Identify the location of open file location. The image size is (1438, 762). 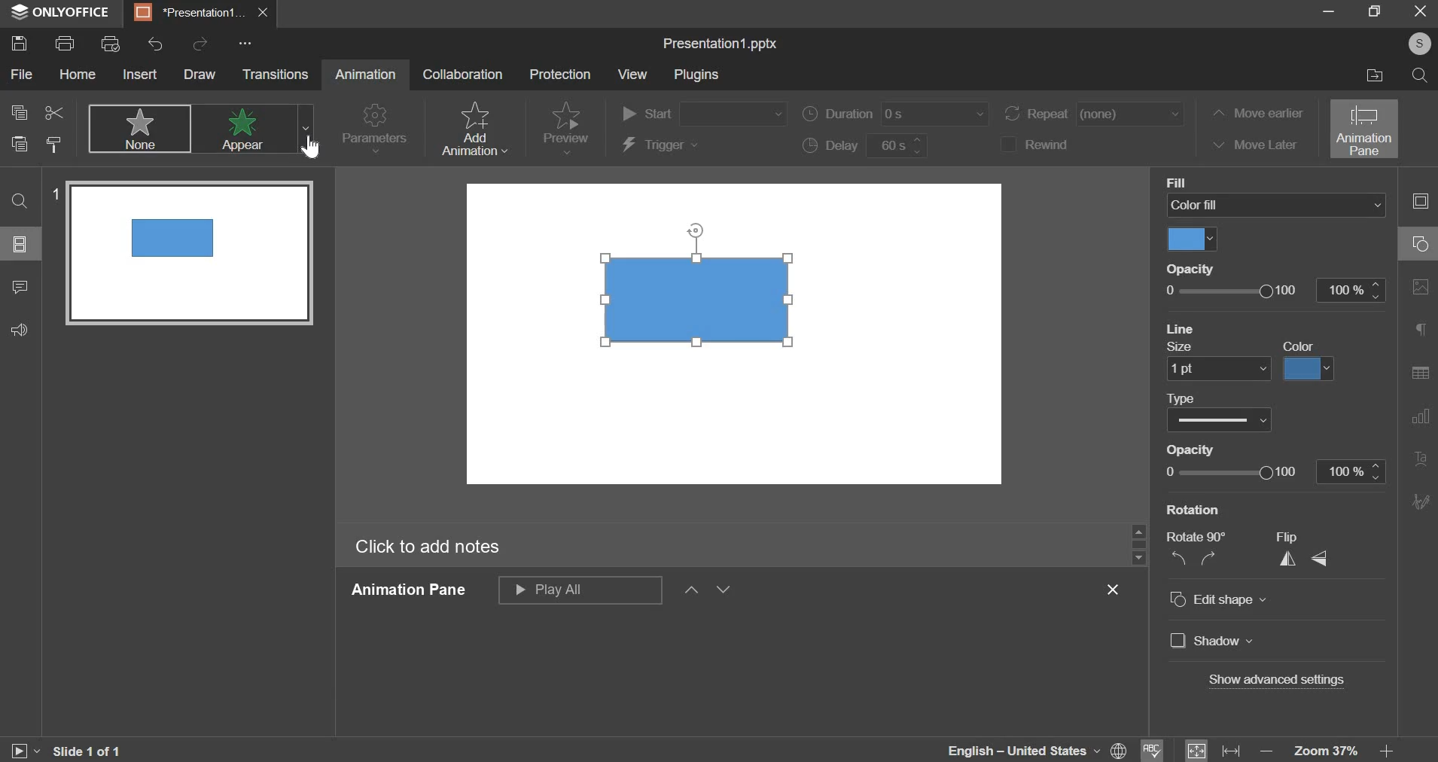
(1370, 78).